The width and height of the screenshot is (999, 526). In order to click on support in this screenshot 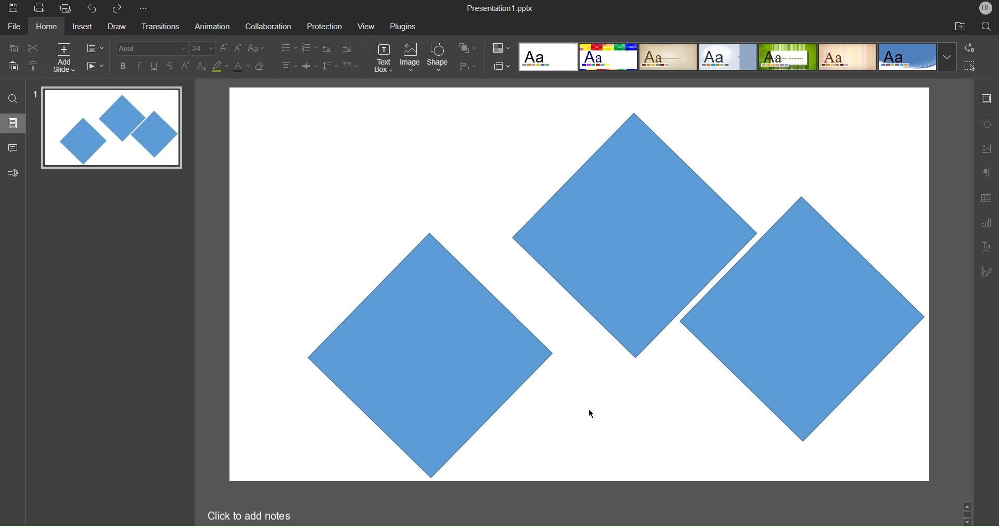, I will do `click(16, 172)`.